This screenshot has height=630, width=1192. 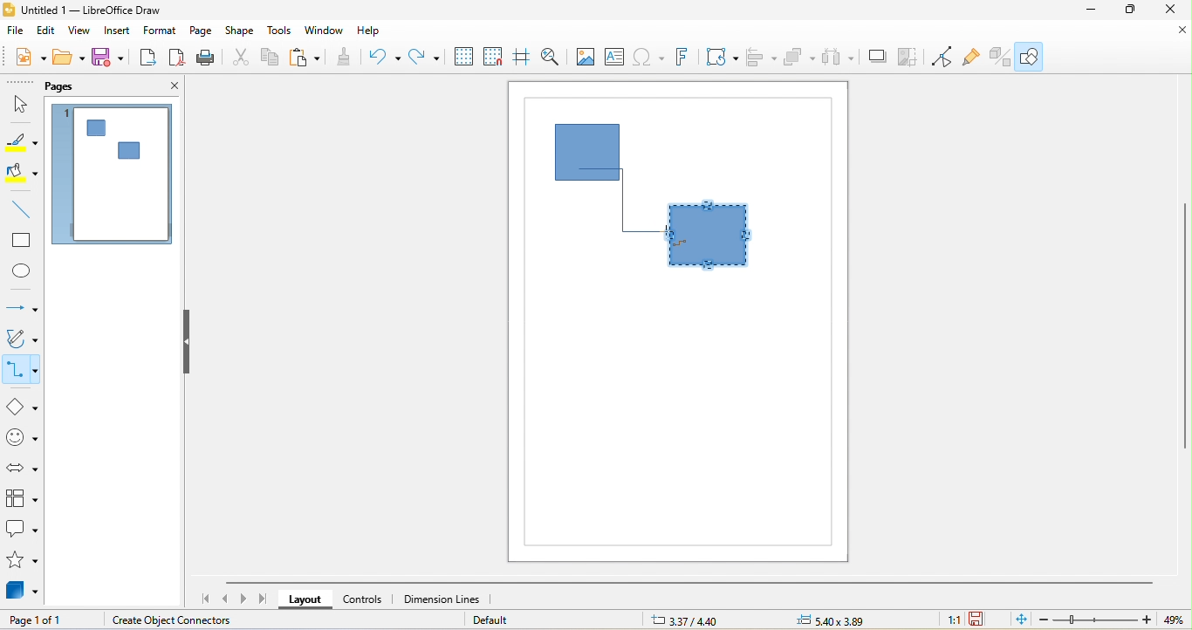 I want to click on controls, so click(x=364, y=601).